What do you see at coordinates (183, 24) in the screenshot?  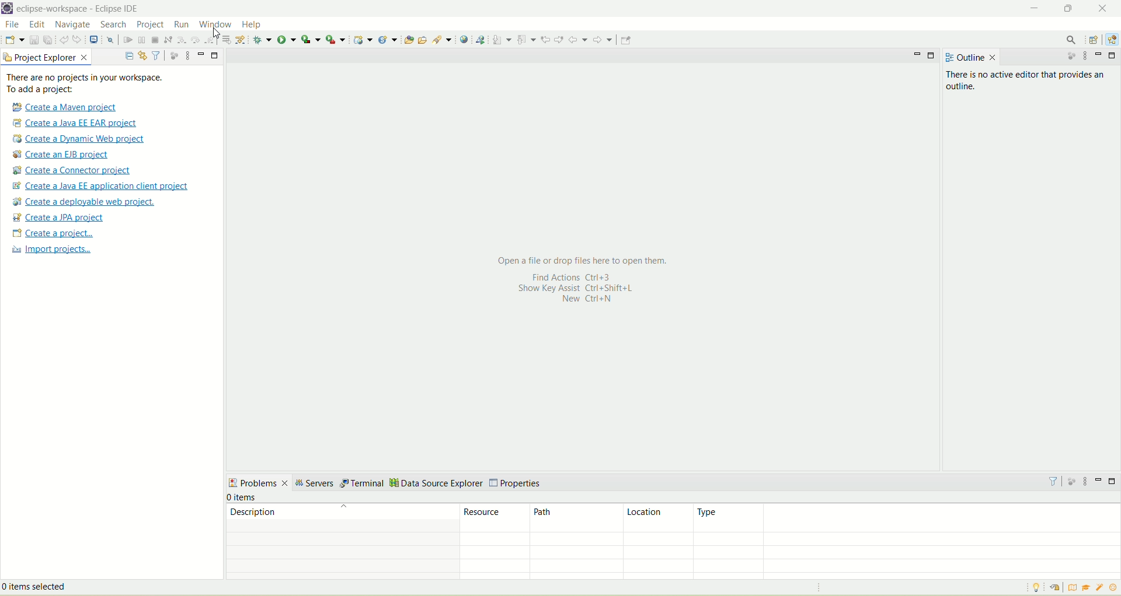 I see `run` at bounding box center [183, 24].